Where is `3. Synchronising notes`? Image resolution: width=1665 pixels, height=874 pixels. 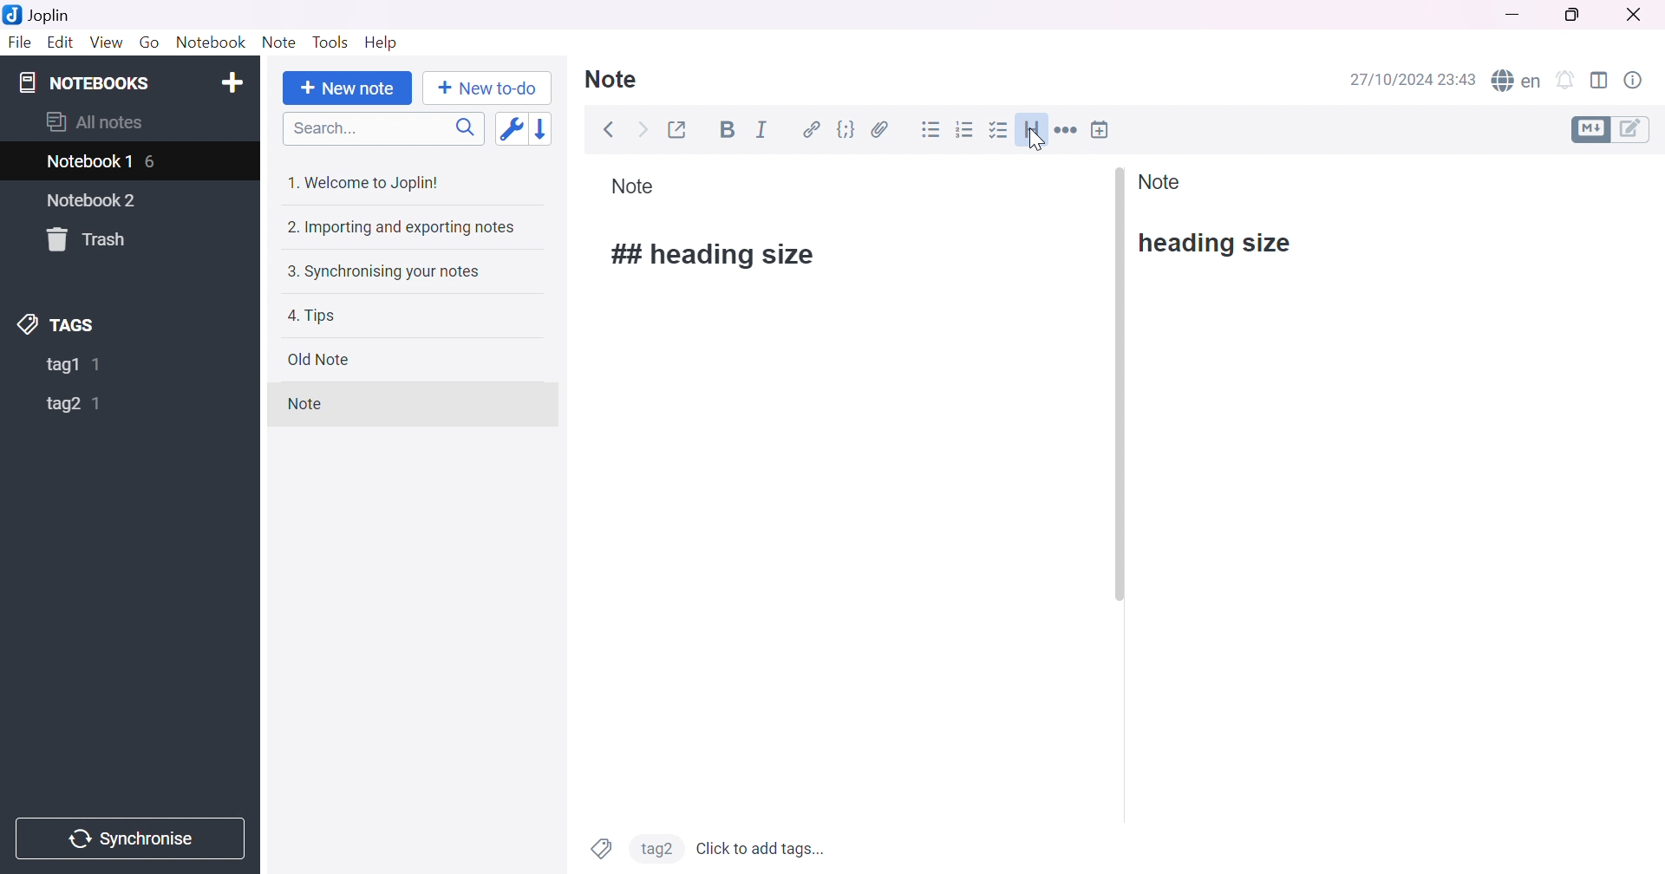 3. Synchronising notes is located at coordinates (383, 273).